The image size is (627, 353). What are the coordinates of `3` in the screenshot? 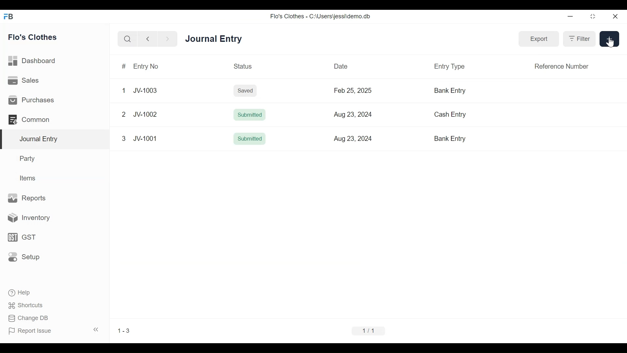 It's located at (122, 138).